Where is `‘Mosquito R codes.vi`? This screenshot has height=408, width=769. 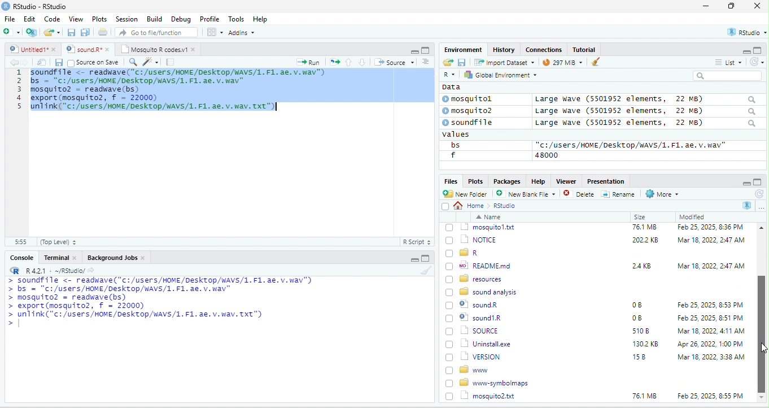
‘Mosquito R codes.vi is located at coordinates (85, 49).